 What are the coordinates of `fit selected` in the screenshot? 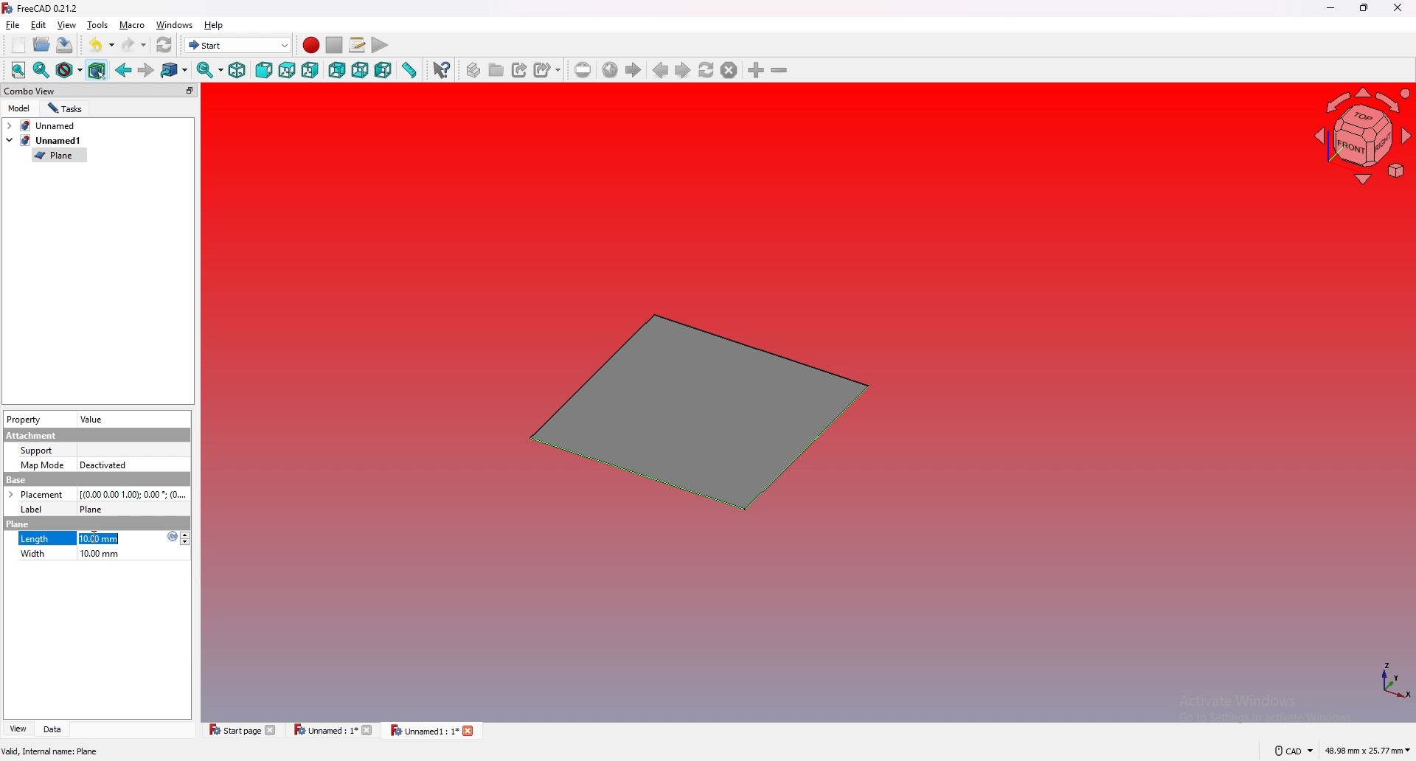 It's located at (41, 70).